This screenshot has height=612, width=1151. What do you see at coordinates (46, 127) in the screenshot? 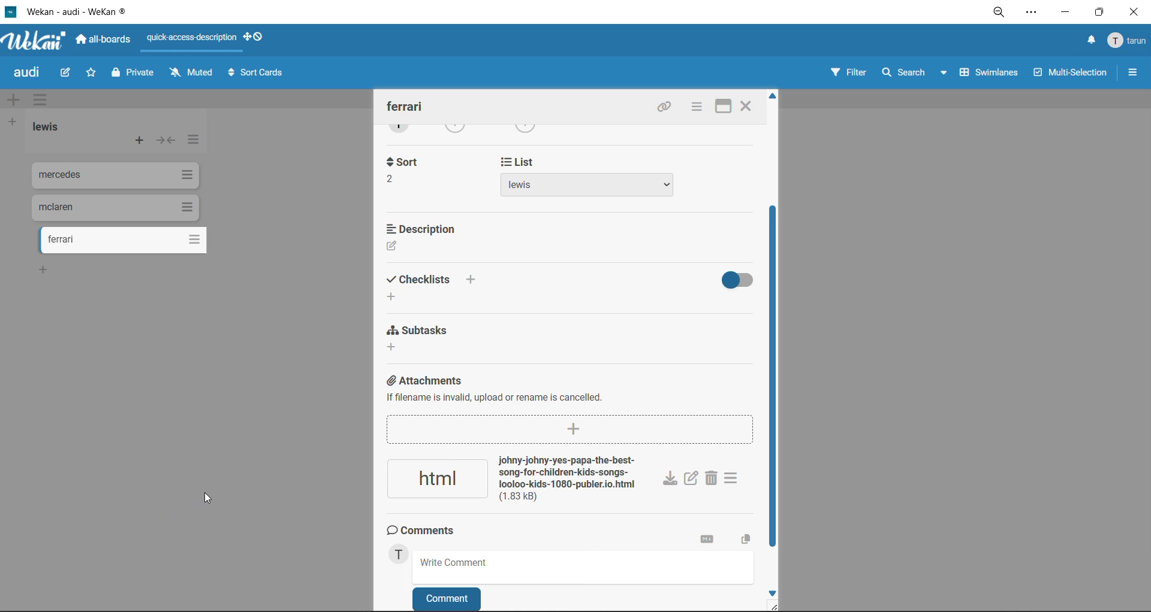
I see `list title` at bounding box center [46, 127].